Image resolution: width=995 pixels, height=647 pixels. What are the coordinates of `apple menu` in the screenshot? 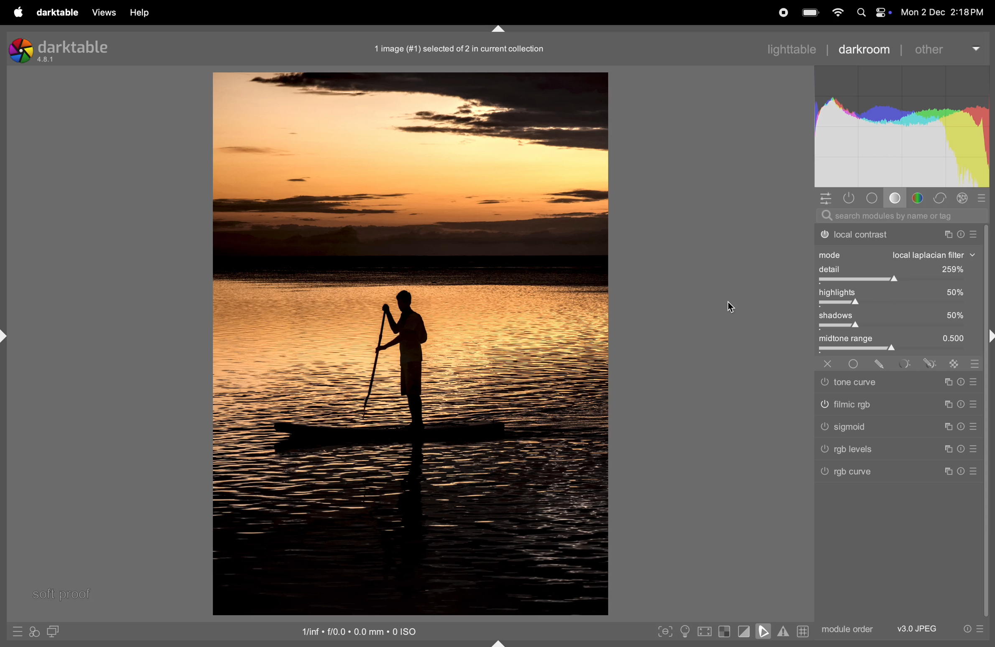 It's located at (18, 12).